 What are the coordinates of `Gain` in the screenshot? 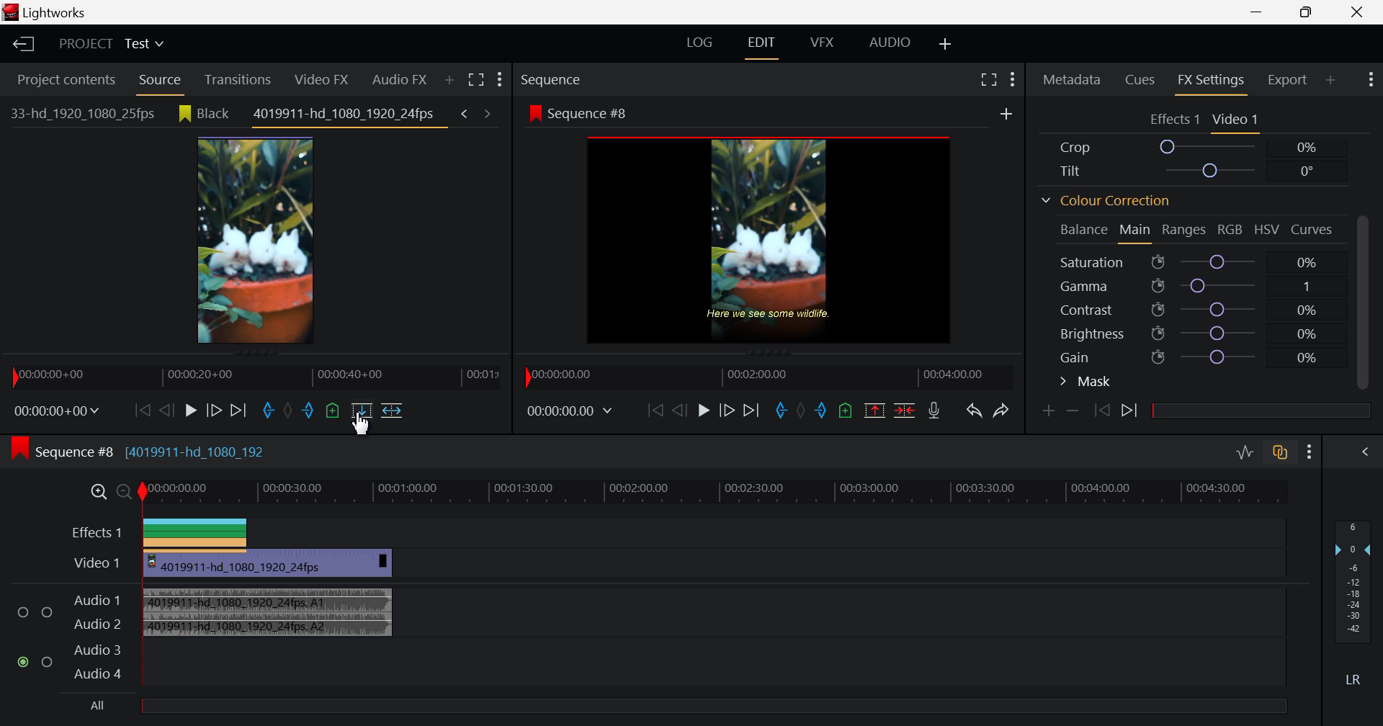 It's located at (1196, 357).